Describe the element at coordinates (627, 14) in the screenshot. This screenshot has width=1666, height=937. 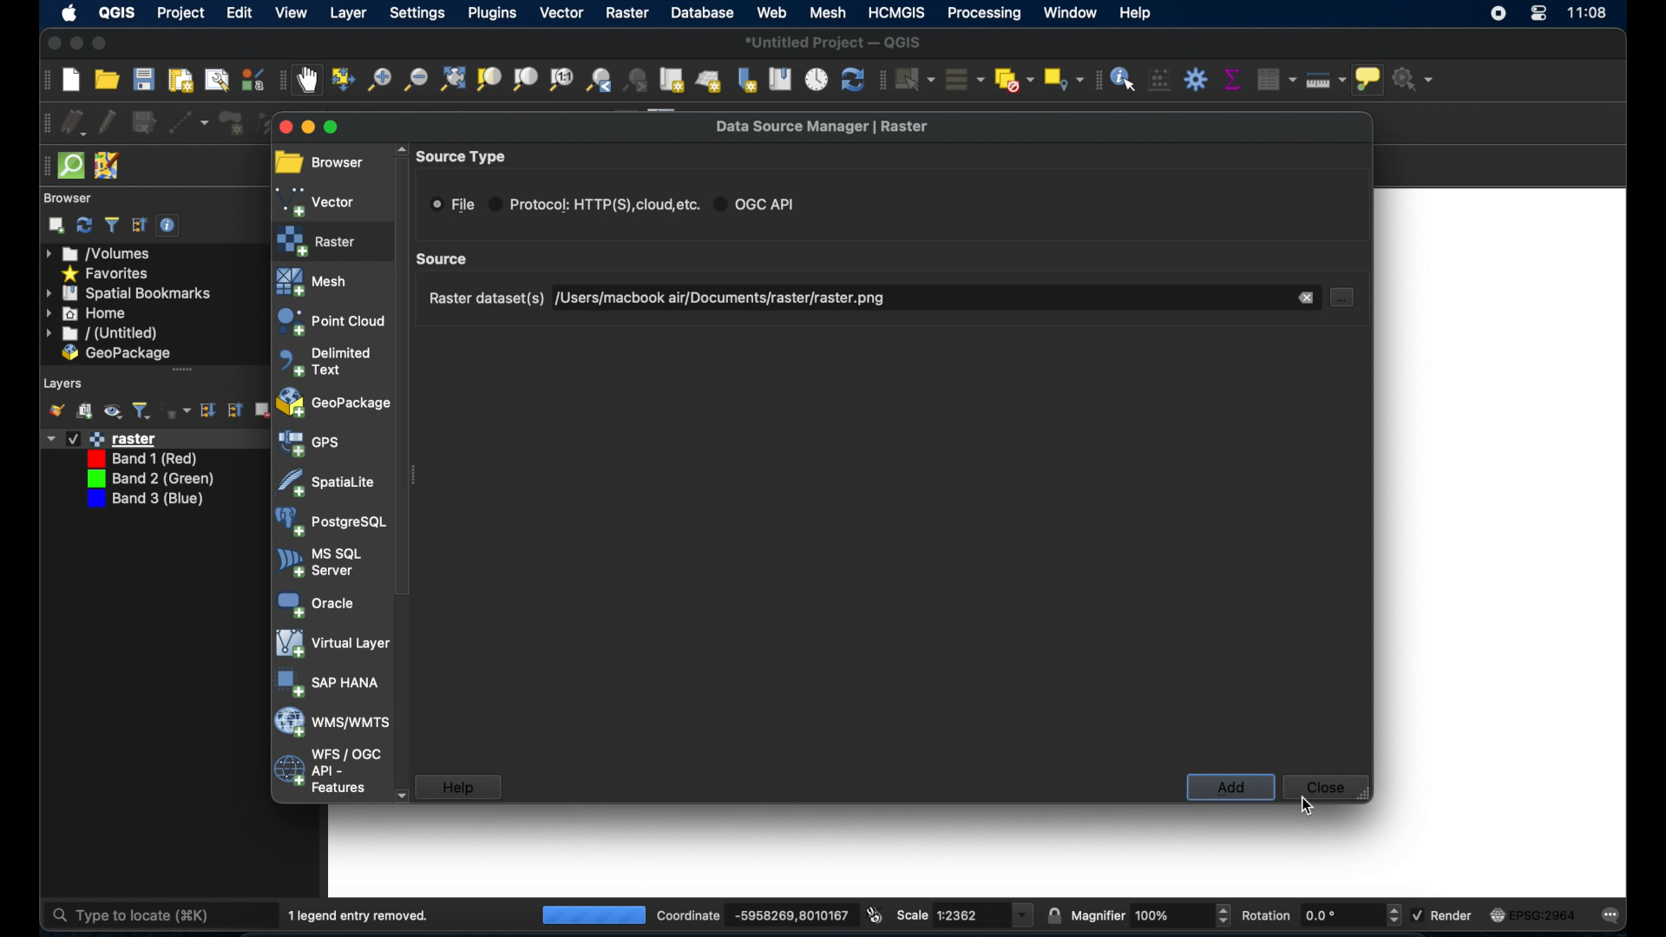
I see `raster` at that location.